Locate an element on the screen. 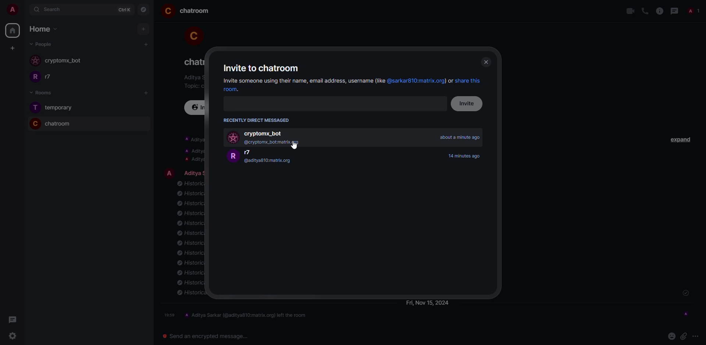  voice call is located at coordinates (645, 11).